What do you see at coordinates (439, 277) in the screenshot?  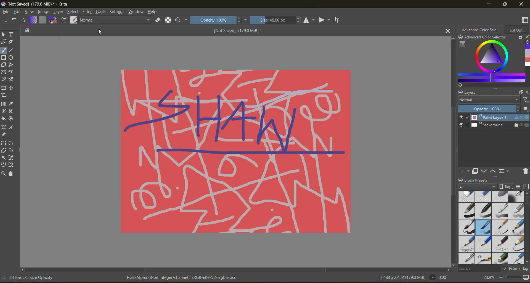 I see `0.00` at bounding box center [439, 277].